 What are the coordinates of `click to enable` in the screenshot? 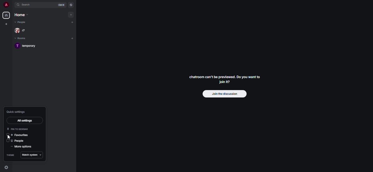 It's located at (8, 141).